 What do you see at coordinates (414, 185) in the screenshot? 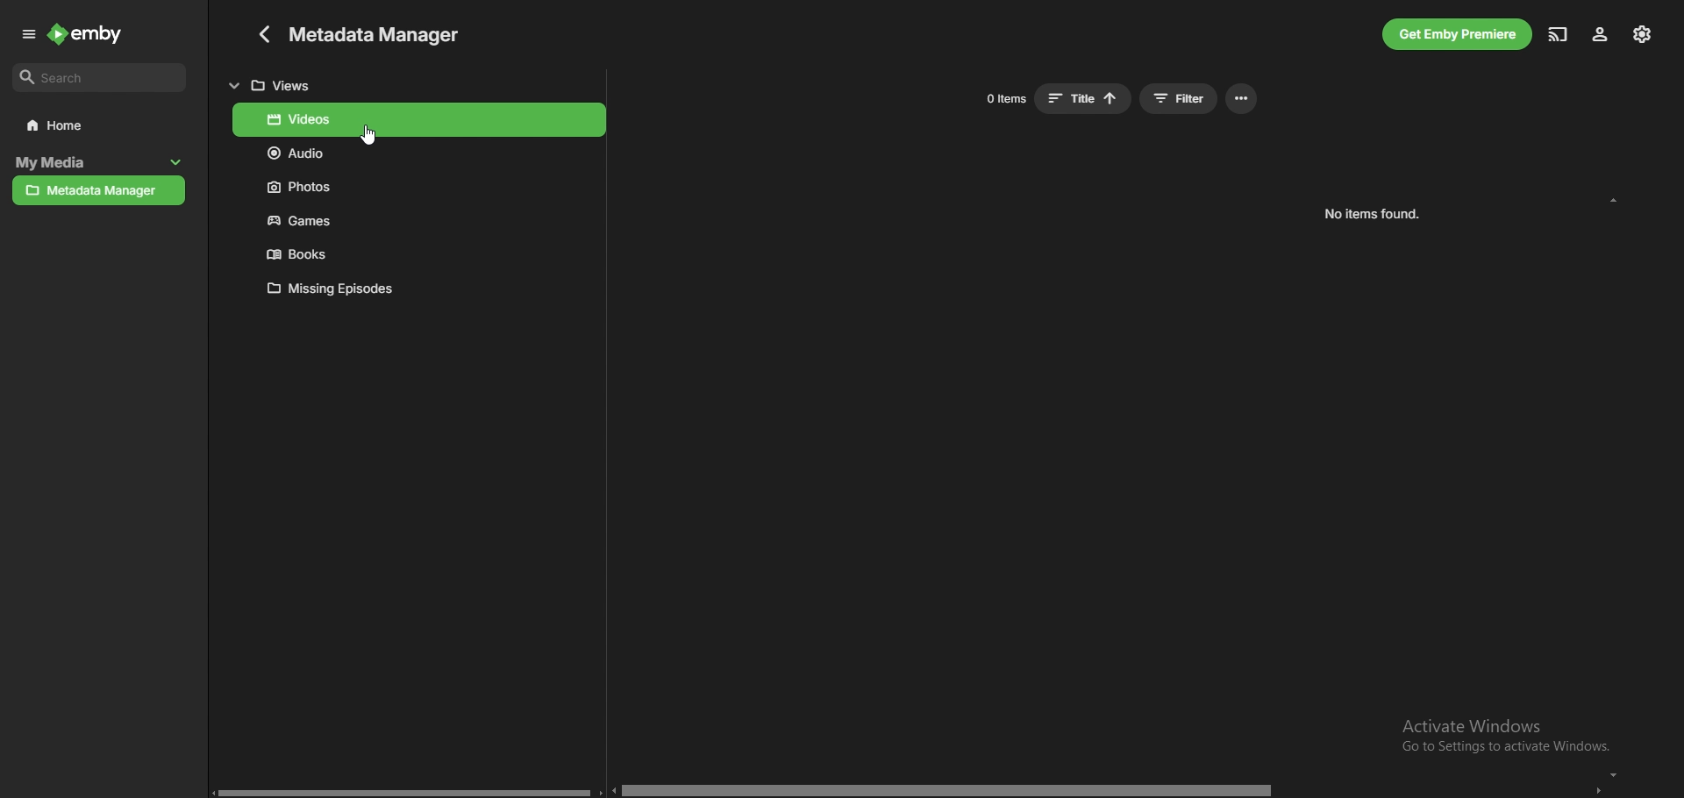
I see `photos` at bounding box center [414, 185].